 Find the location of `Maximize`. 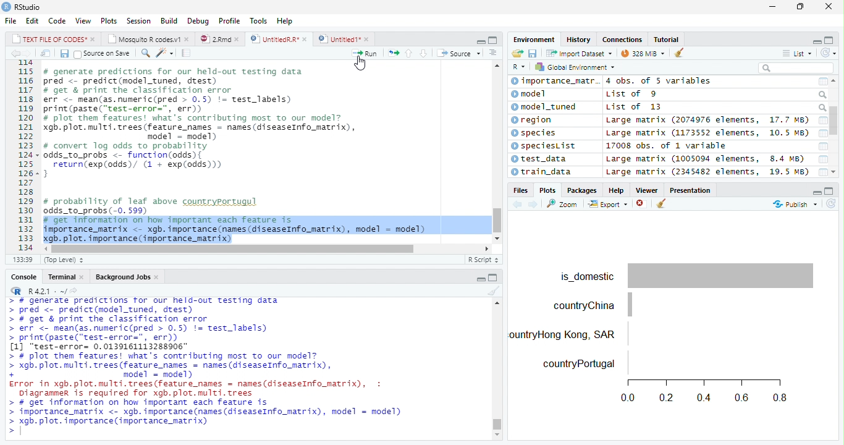

Maximize is located at coordinates (831, 39).